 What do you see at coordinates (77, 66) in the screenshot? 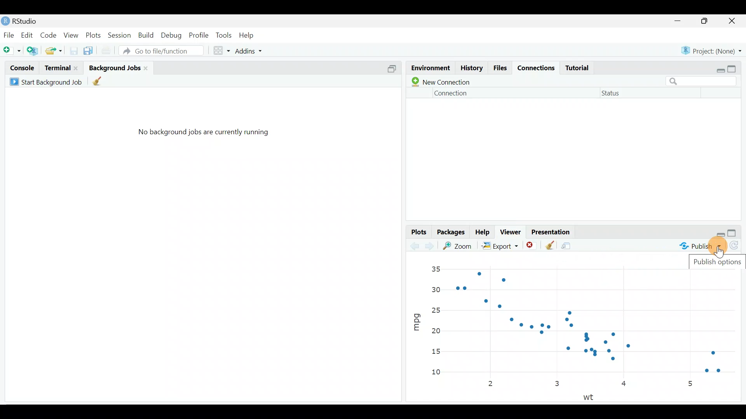
I see `close terminal` at bounding box center [77, 66].